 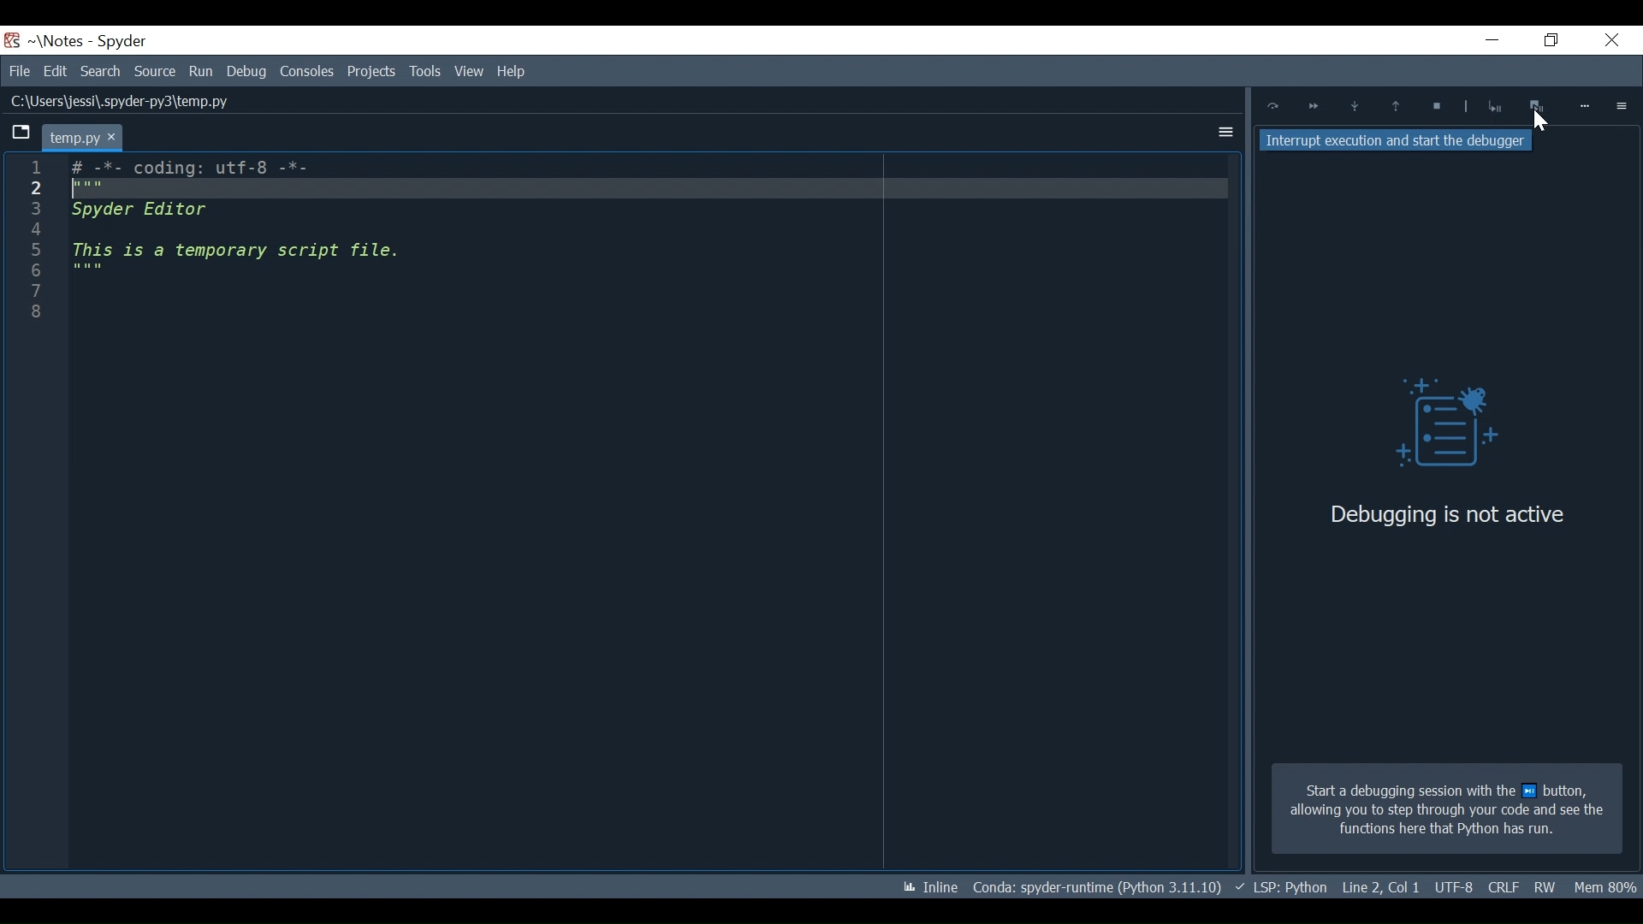 I want to click on Interrupt execution and start the debugger tooltip, so click(x=1396, y=143).